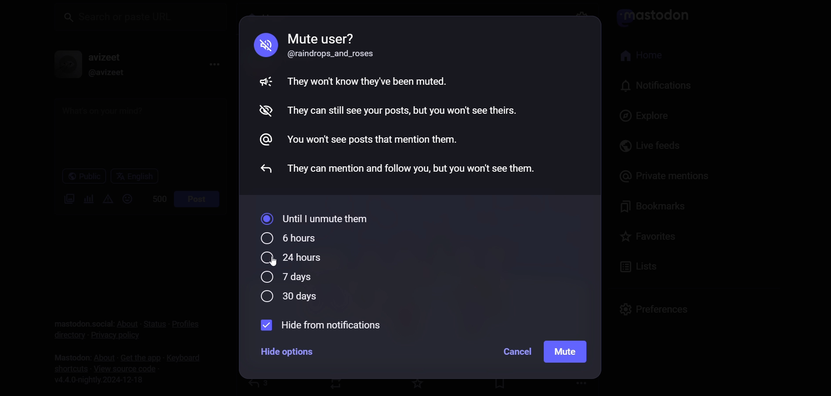 This screenshot has height=396, width=831. What do you see at coordinates (287, 278) in the screenshot?
I see `7 days` at bounding box center [287, 278].